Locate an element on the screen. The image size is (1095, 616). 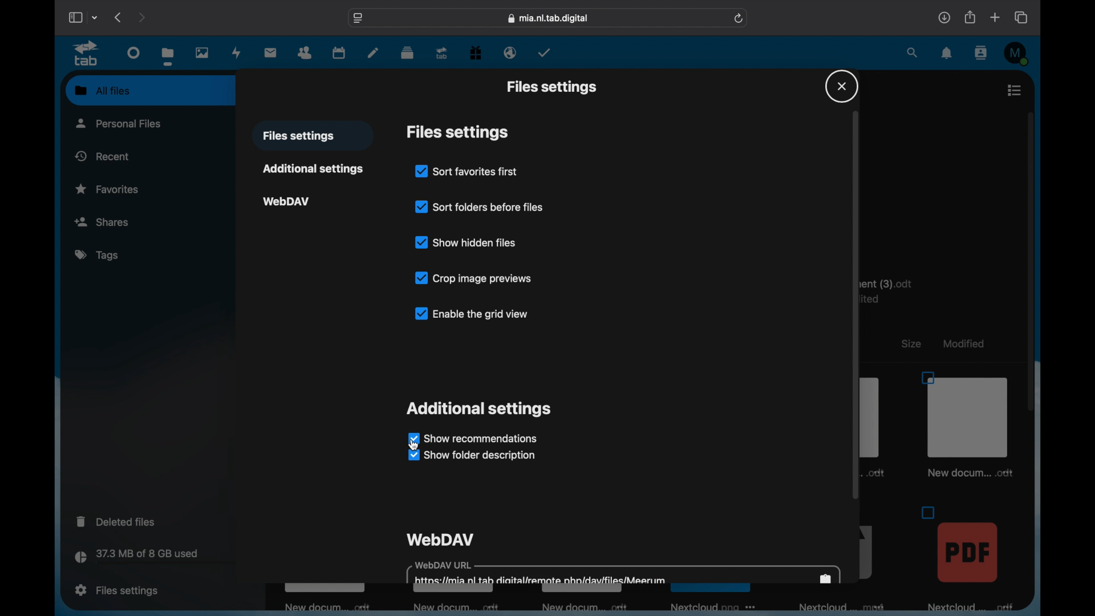
contacts is located at coordinates (981, 54).